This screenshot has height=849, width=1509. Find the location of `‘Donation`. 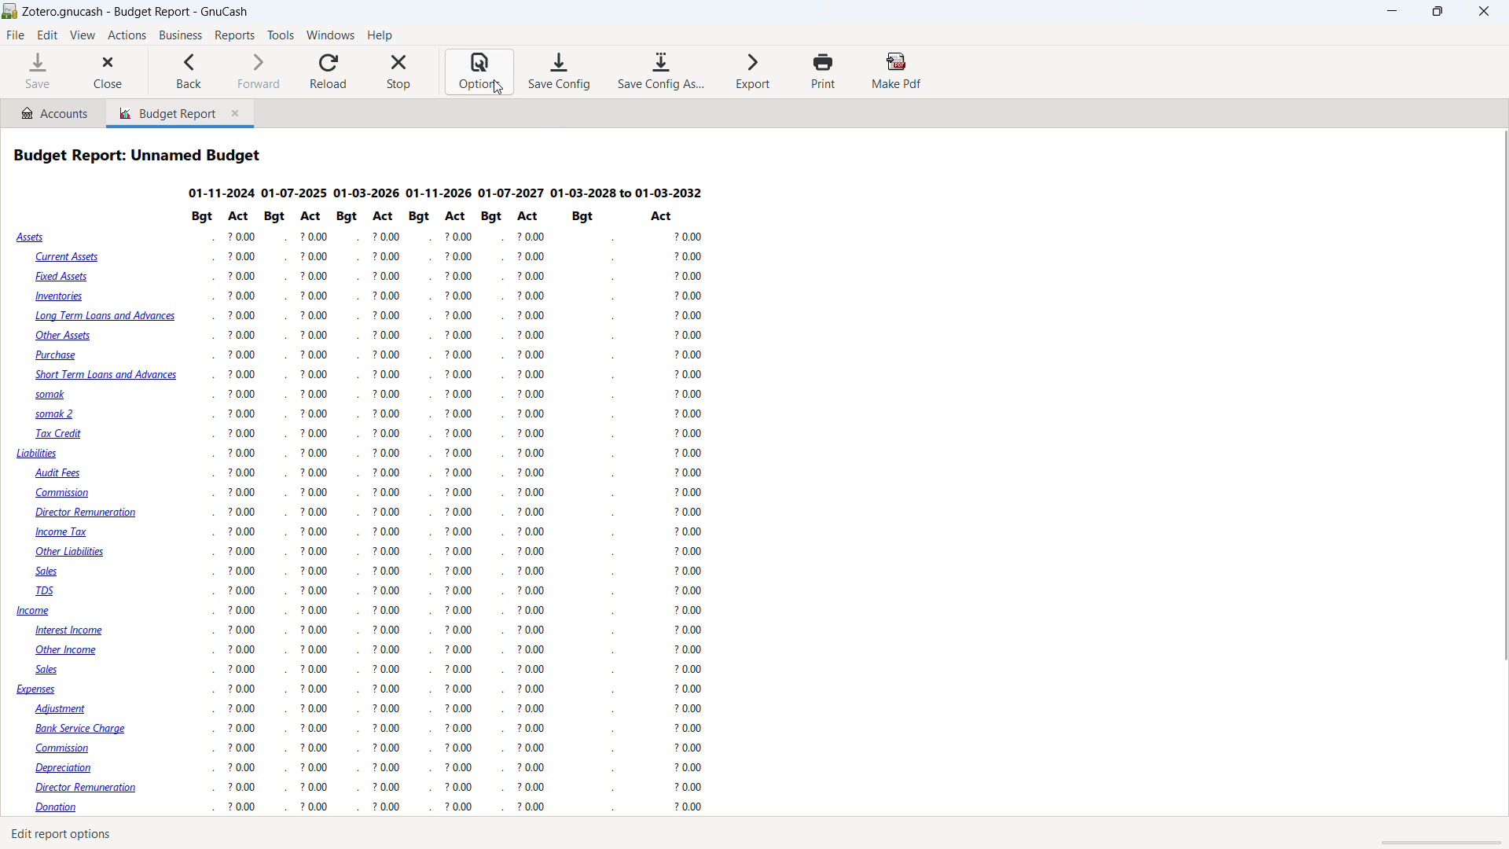

‘Donation is located at coordinates (68, 808).